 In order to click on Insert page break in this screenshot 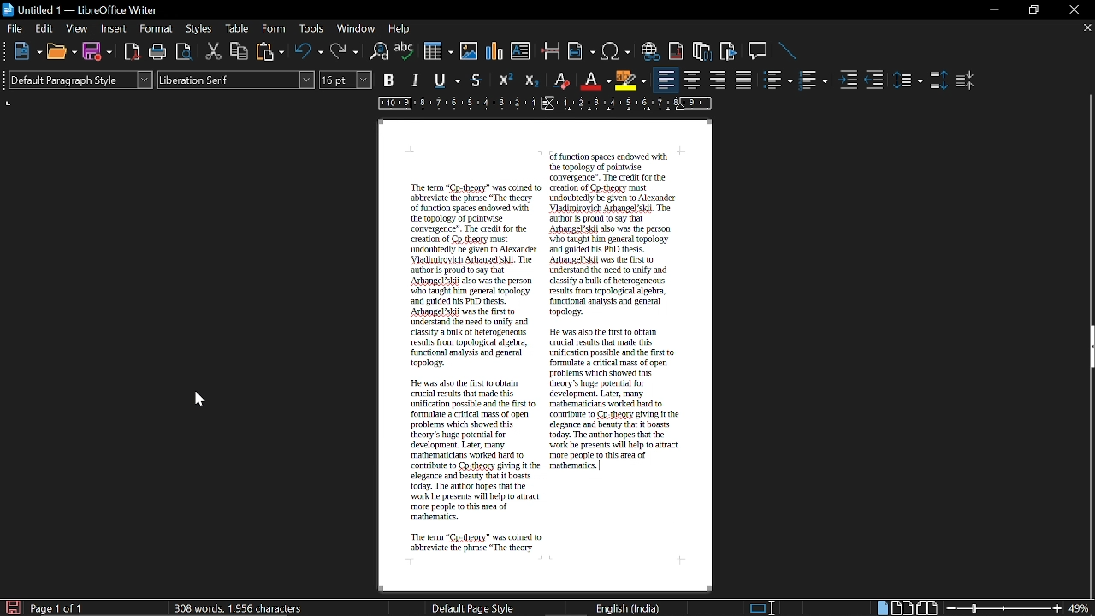, I will do `click(549, 51)`.